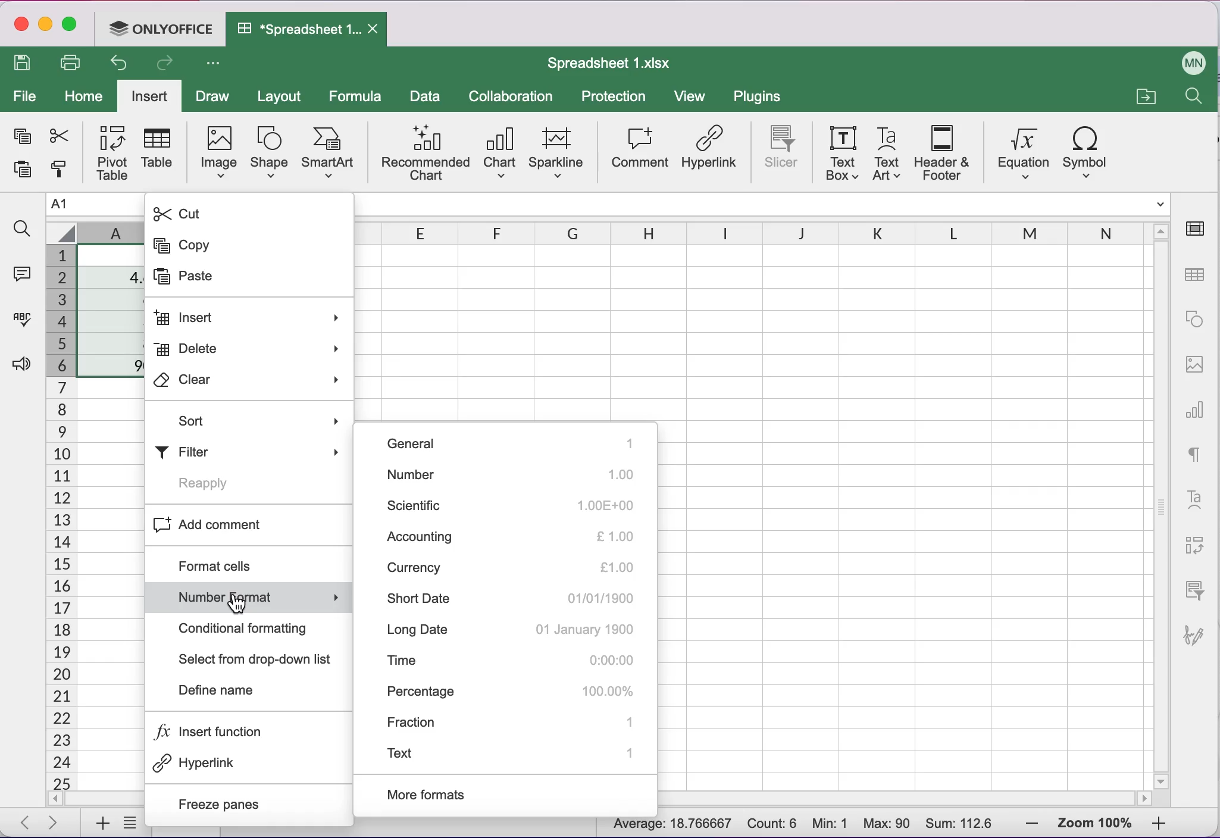  What do you see at coordinates (242, 732) in the screenshot?
I see `Insert function` at bounding box center [242, 732].